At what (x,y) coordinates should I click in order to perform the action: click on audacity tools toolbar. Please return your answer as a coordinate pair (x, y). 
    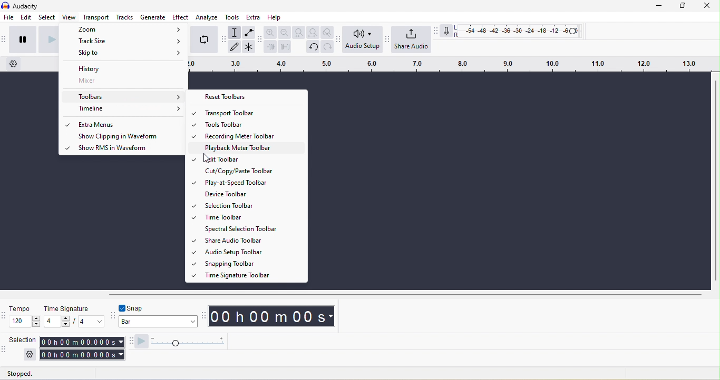
    Looking at the image, I should click on (223, 39).